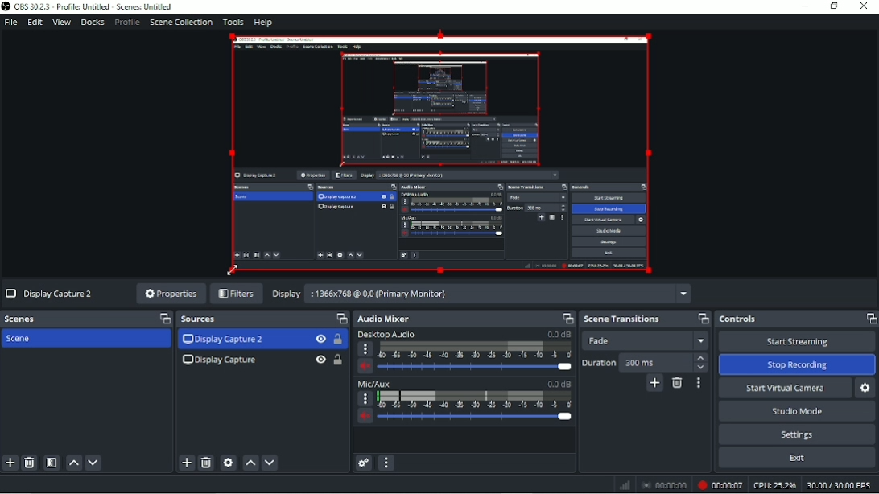 Image resolution: width=879 pixels, height=494 pixels. Describe the element at coordinates (127, 23) in the screenshot. I see `Profile` at that location.